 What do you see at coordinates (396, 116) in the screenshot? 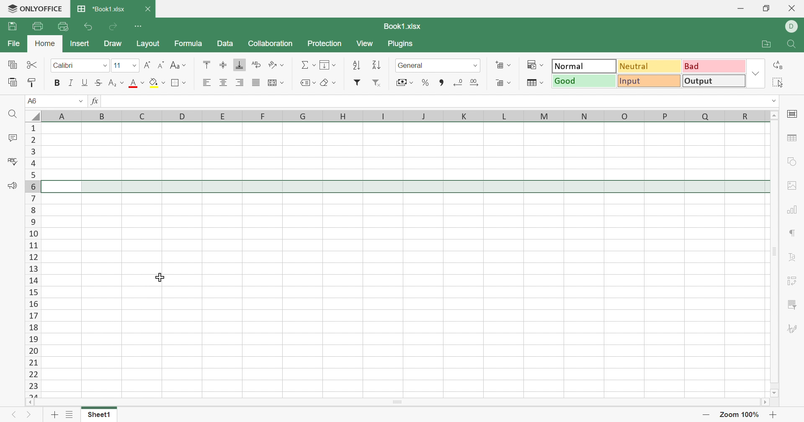
I see `Column Names` at bounding box center [396, 116].